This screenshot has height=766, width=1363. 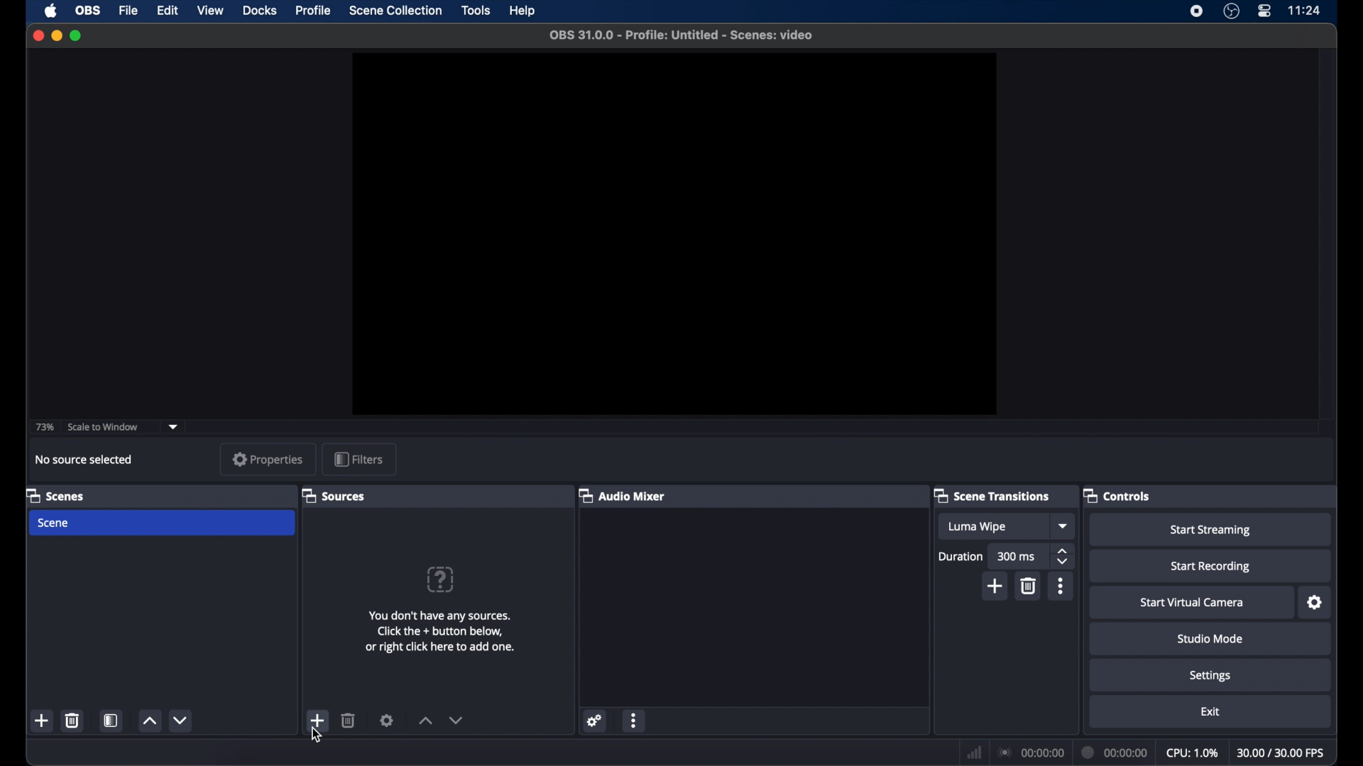 I want to click on profile, so click(x=314, y=11).